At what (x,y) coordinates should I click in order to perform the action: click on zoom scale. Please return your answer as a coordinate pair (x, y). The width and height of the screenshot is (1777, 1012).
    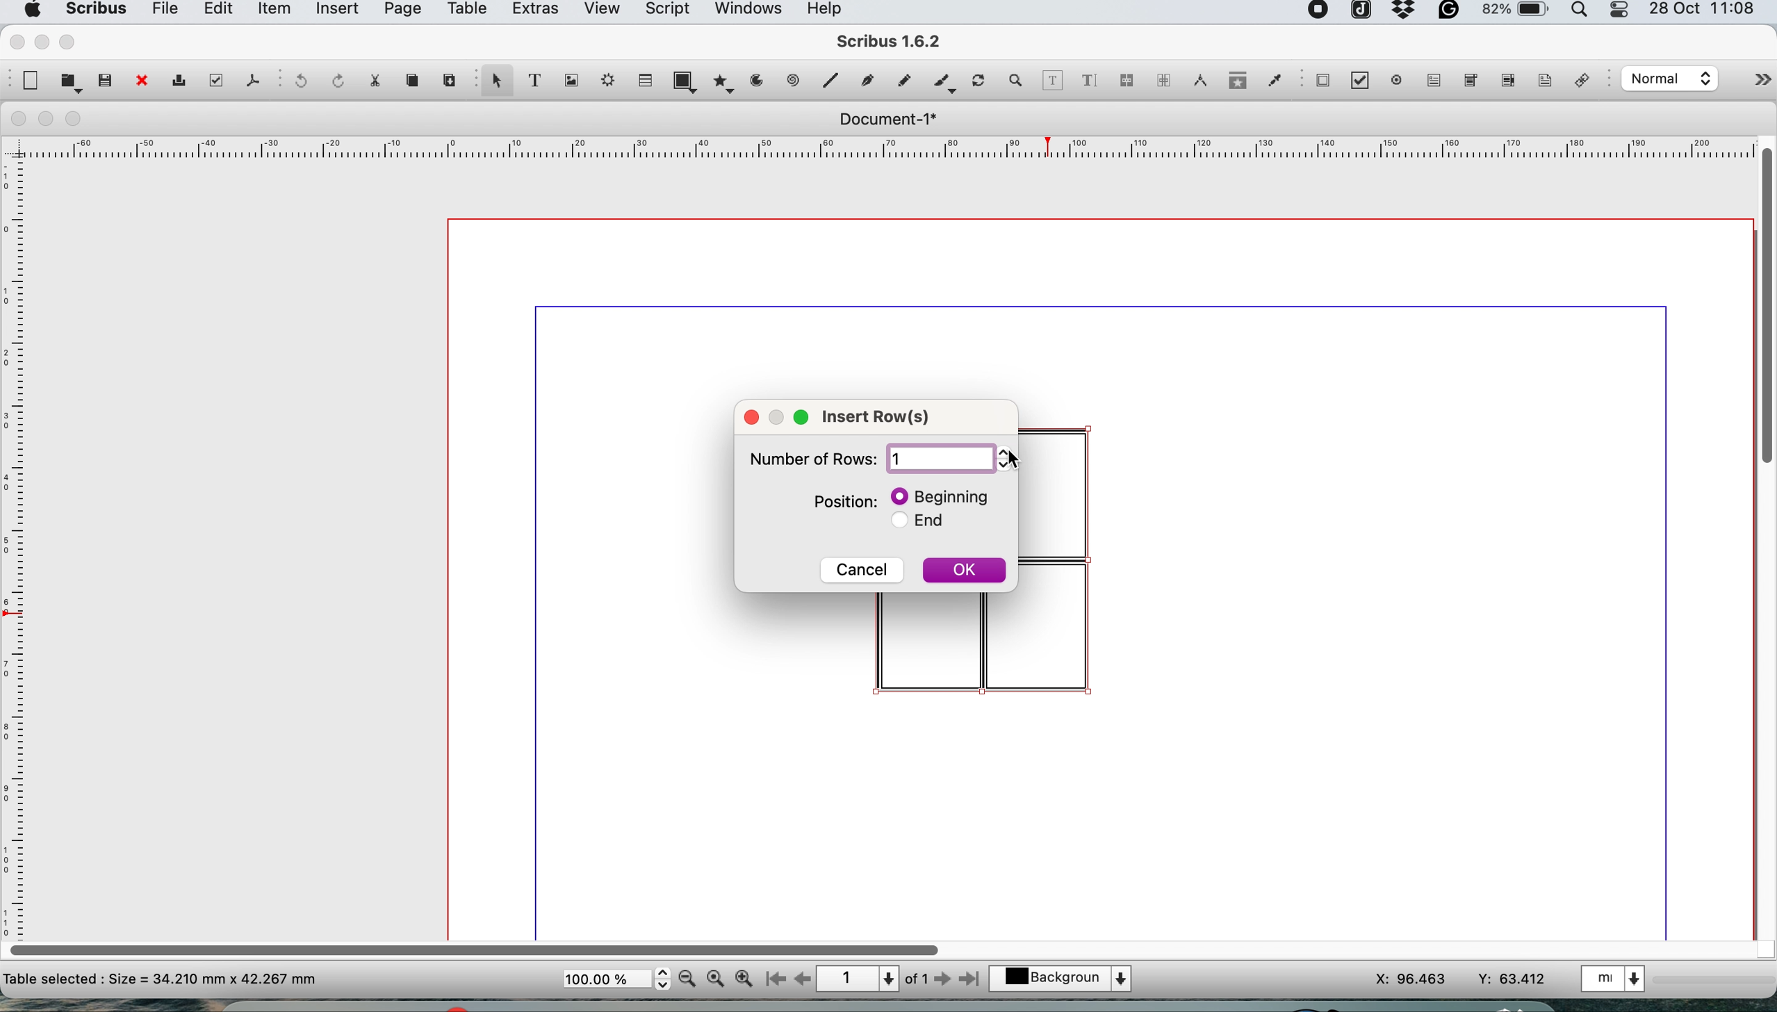
    Looking at the image, I should click on (616, 979).